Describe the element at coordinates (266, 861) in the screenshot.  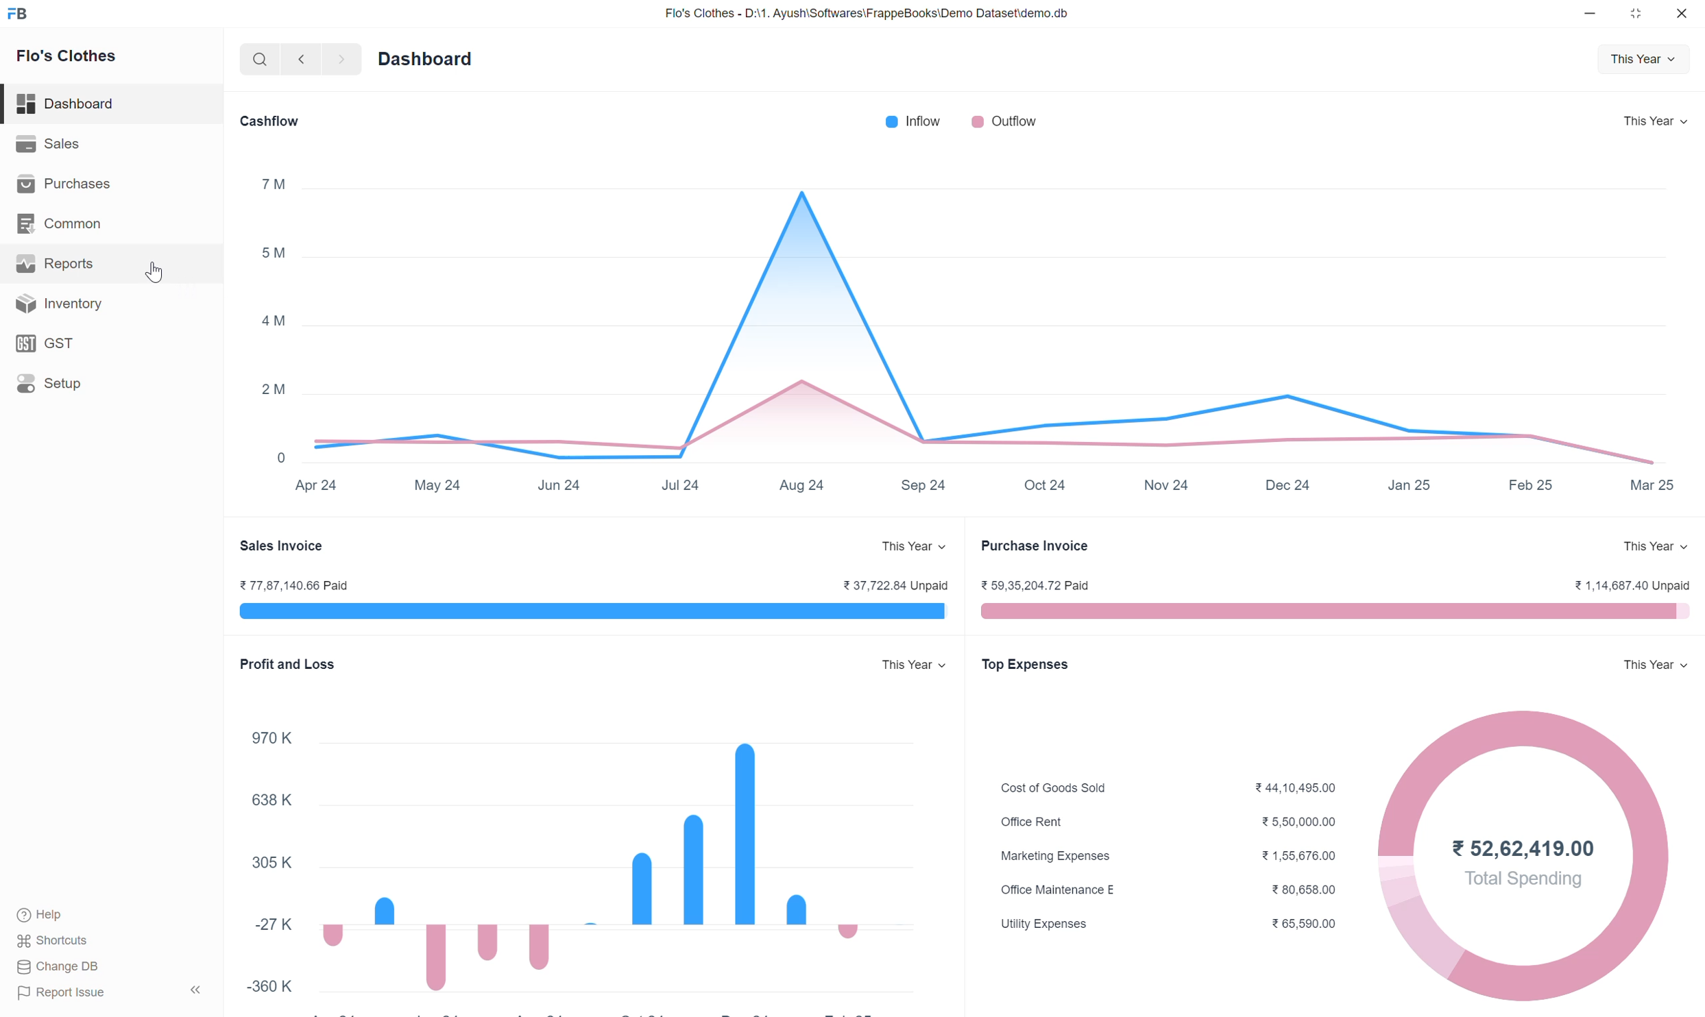
I see `305K` at that location.